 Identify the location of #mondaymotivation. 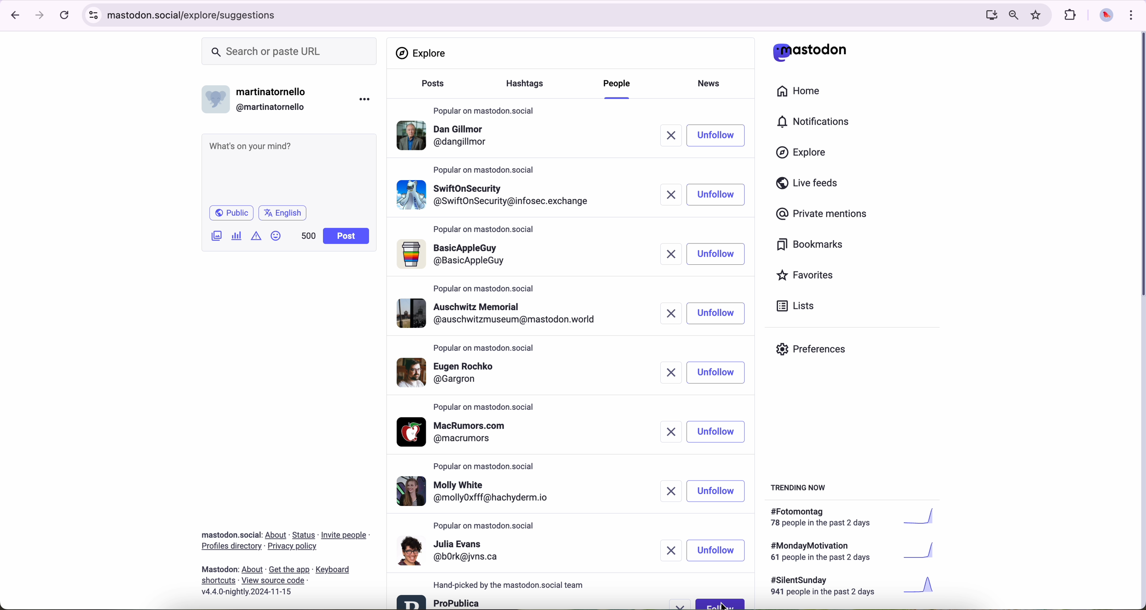
(851, 551).